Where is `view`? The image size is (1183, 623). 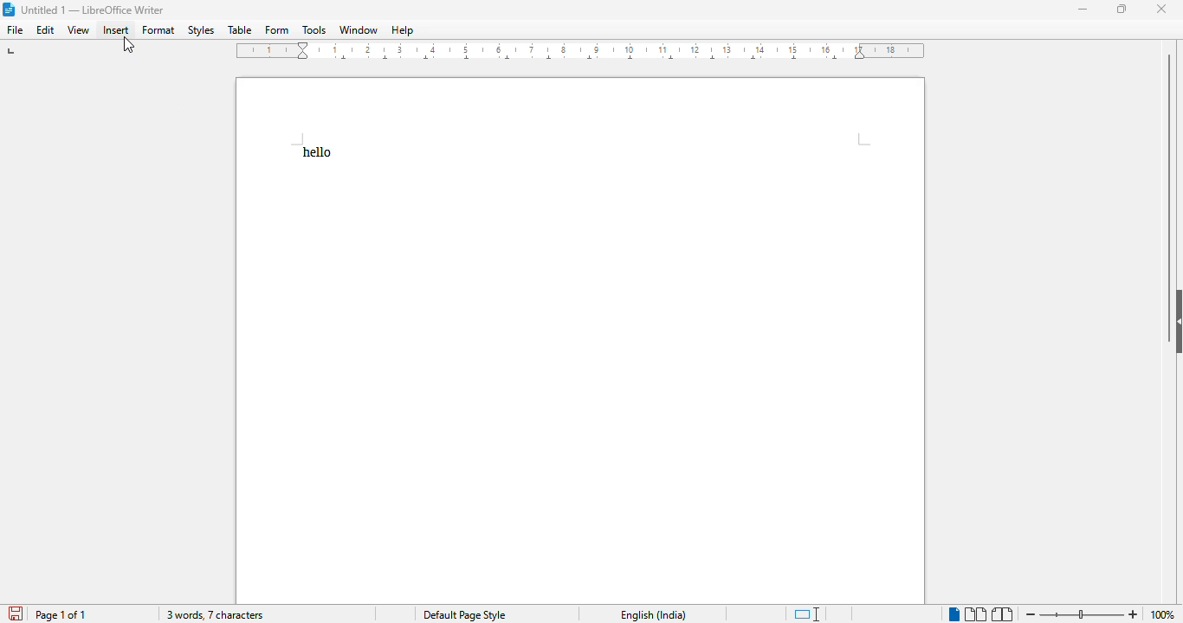
view is located at coordinates (78, 30).